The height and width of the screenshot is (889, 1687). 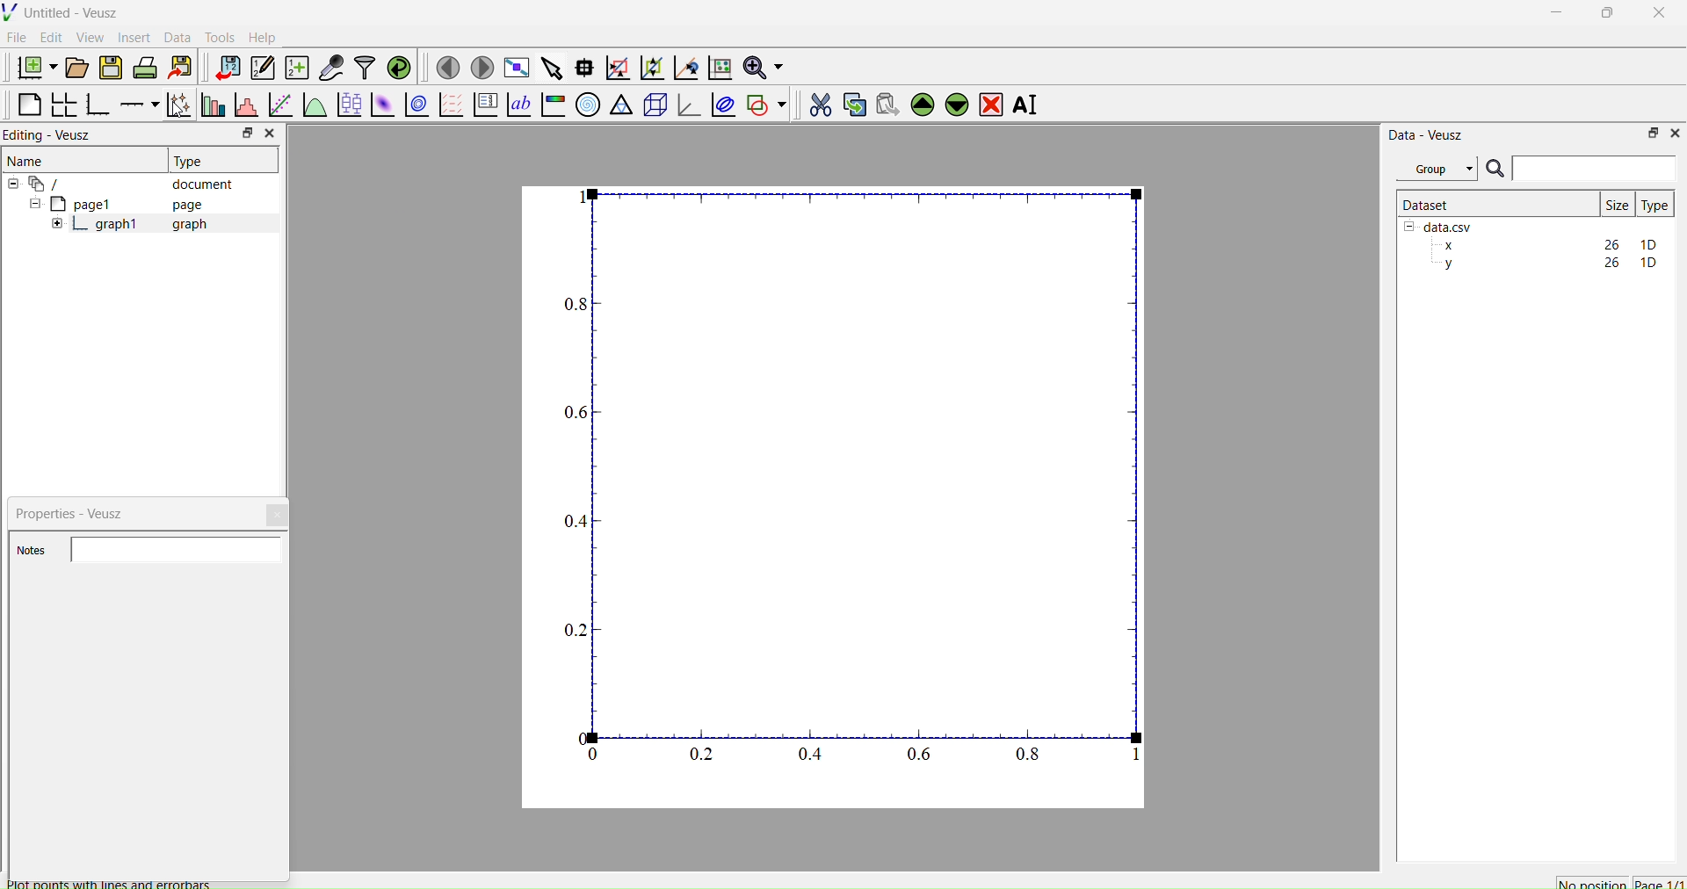 I want to click on x 26 1D, so click(x=1546, y=245).